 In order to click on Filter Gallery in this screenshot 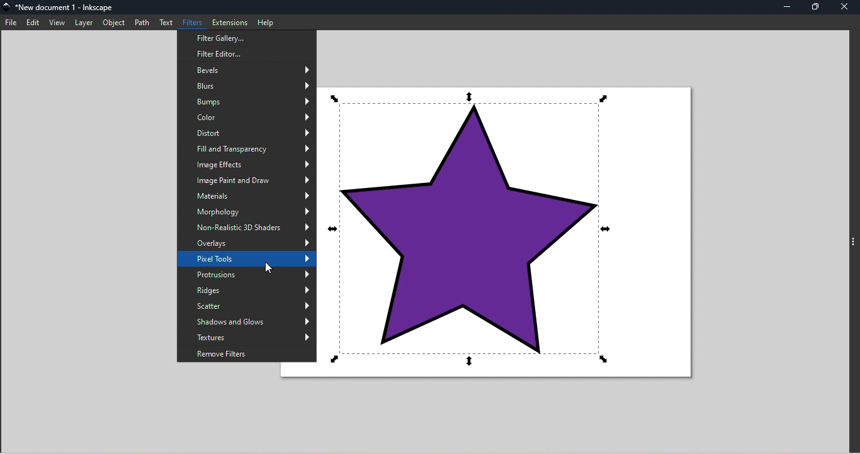, I will do `click(247, 36)`.